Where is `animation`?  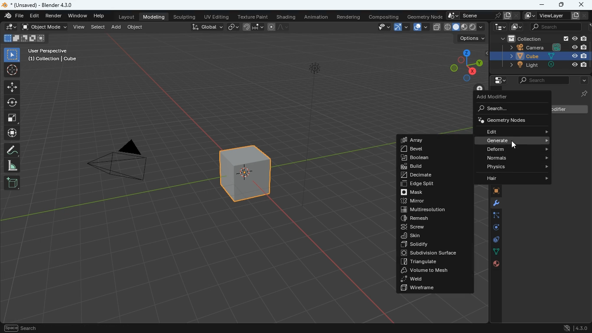 animation is located at coordinates (317, 17).